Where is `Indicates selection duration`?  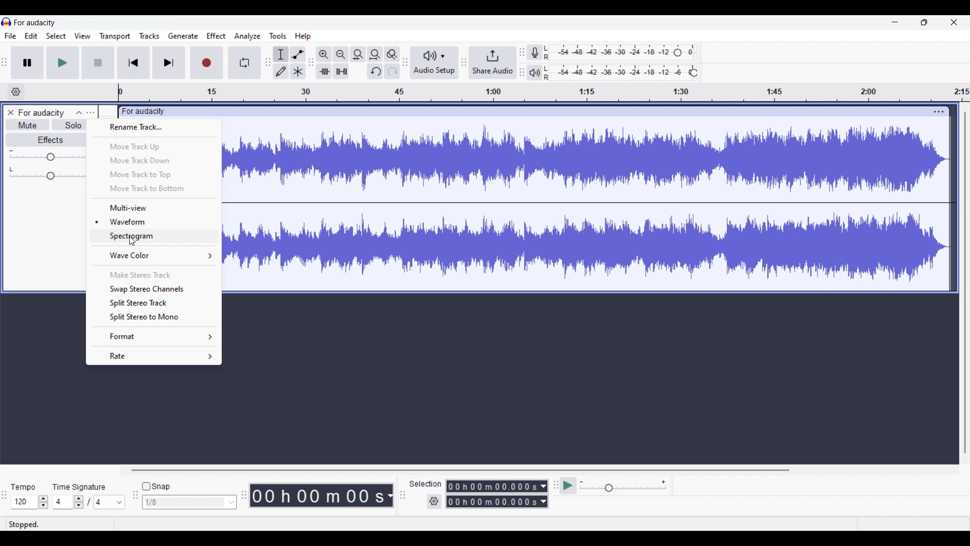
Indicates selection duration is located at coordinates (425, 484).